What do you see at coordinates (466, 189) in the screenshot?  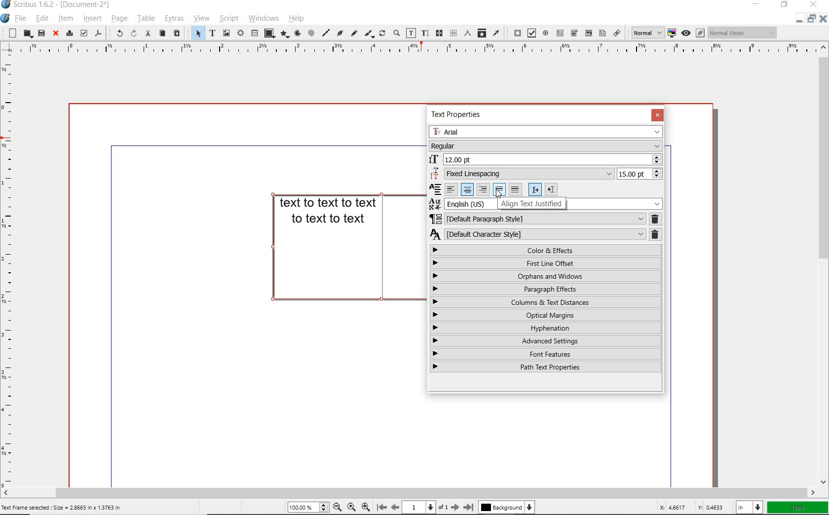 I see `align center` at bounding box center [466, 189].